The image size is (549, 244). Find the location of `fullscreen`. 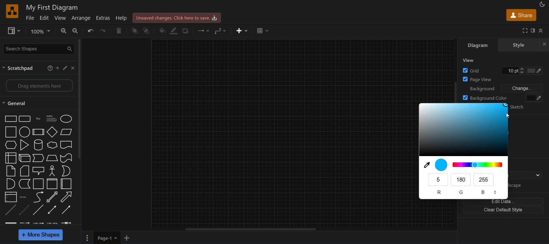

fullscreen is located at coordinates (524, 31).